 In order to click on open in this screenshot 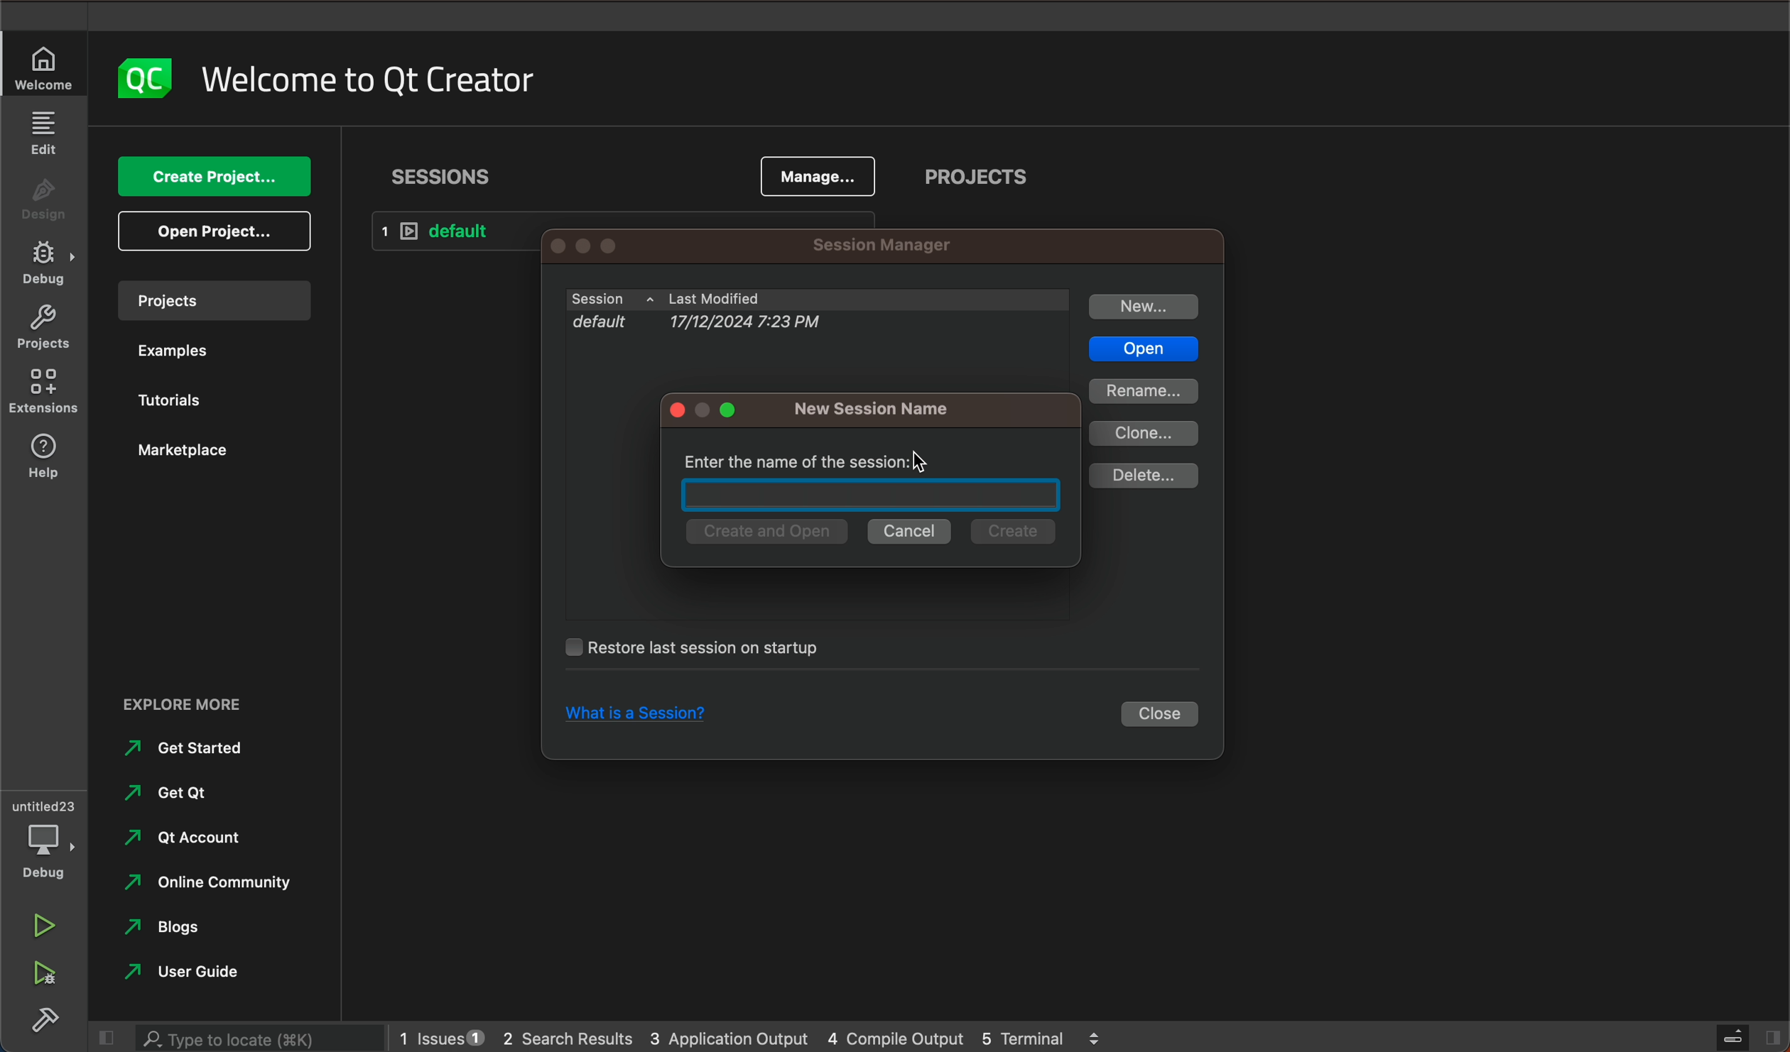, I will do `click(1141, 350)`.